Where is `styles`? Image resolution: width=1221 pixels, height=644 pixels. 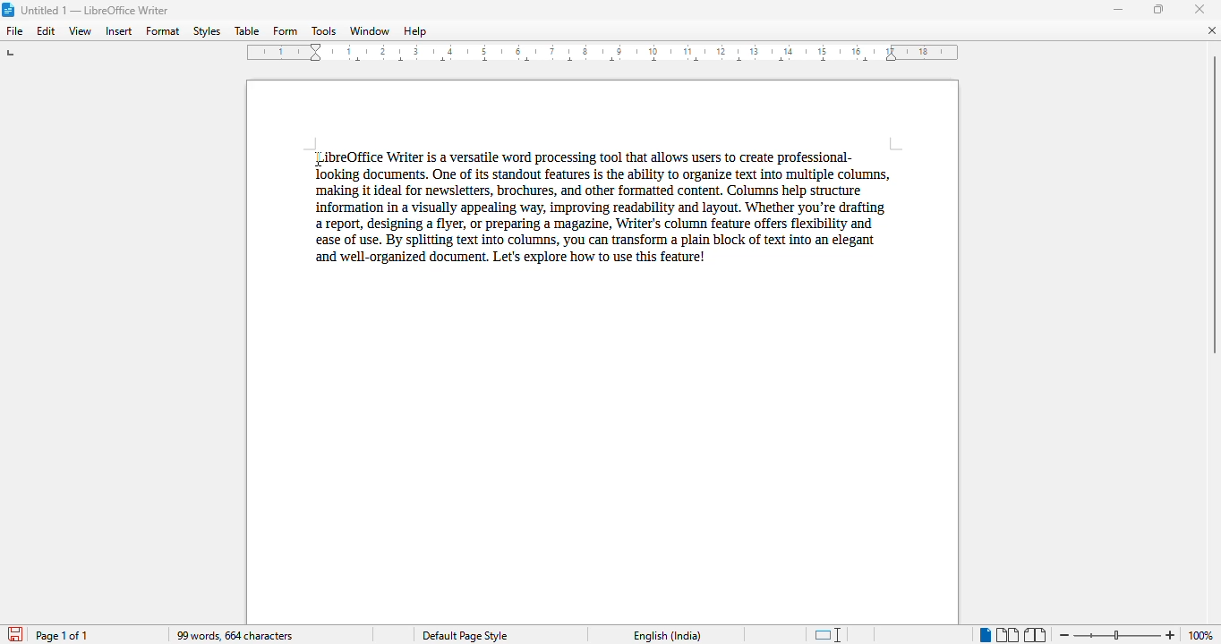
styles is located at coordinates (206, 30).